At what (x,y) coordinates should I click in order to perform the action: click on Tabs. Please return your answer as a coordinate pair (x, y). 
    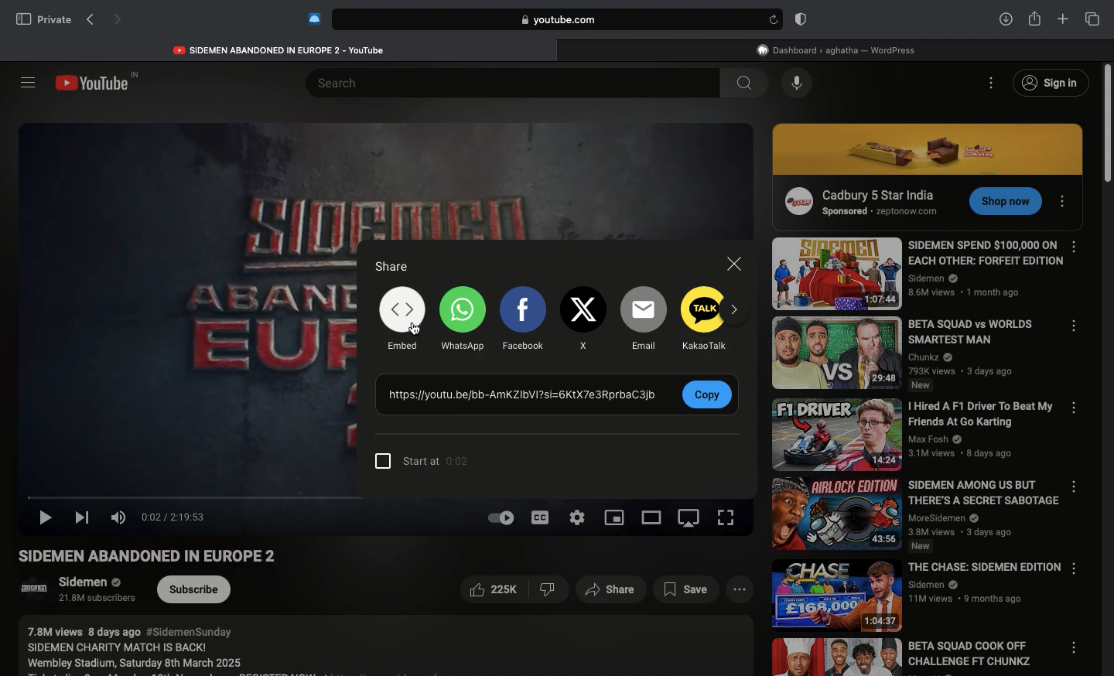
    Looking at the image, I should click on (1092, 19).